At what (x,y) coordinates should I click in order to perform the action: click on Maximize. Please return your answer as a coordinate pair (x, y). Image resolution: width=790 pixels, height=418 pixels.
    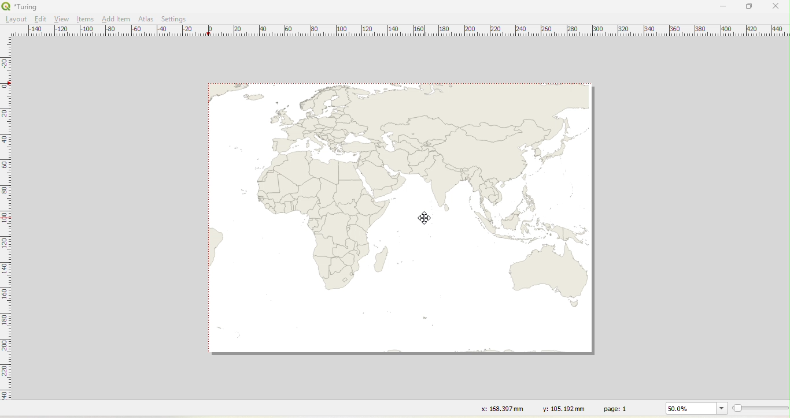
    Looking at the image, I should click on (750, 7).